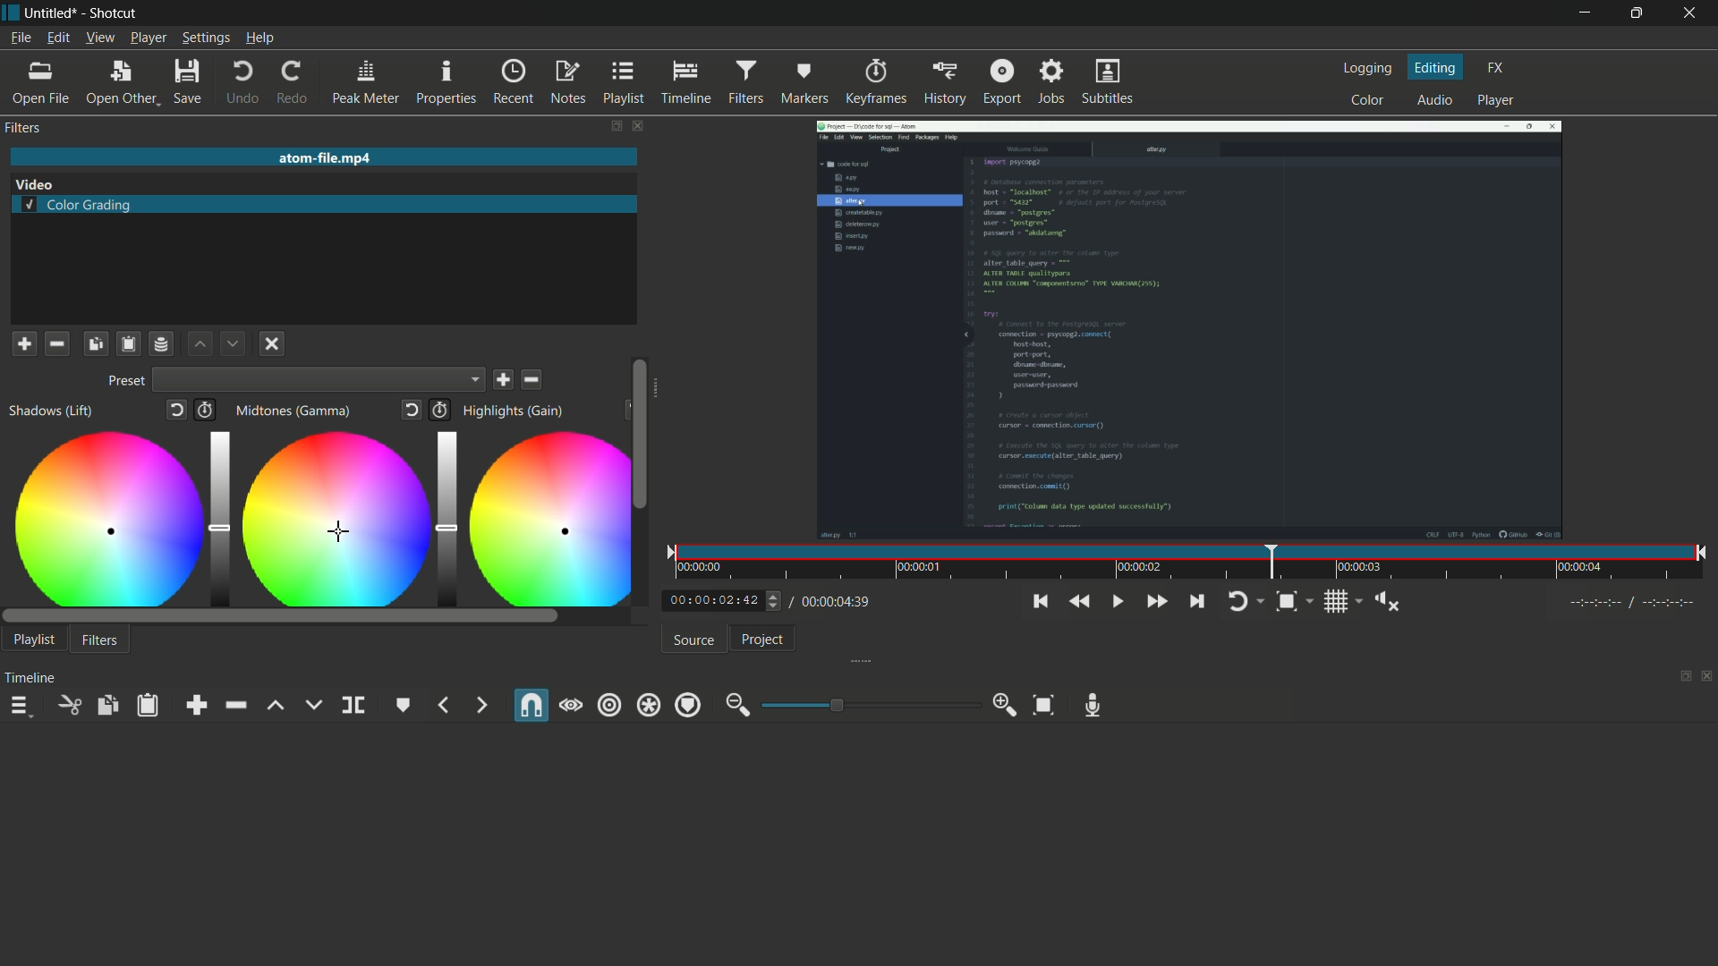 The width and height of the screenshot is (1718, 966). What do you see at coordinates (1293, 601) in the screenshot?
I see `zoom timeline to fit` at bounding box center [1293, 601].